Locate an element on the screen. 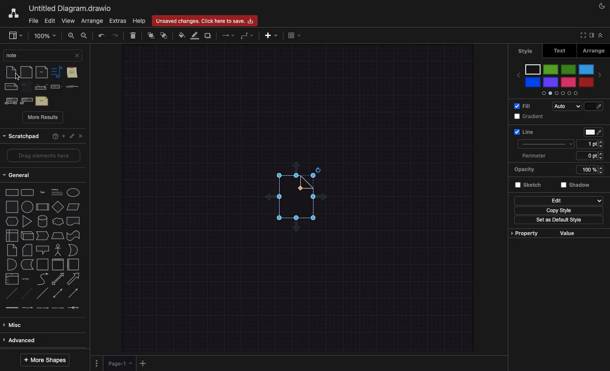 The image size is (610, 371). Property is located at coordinates (524, 233).